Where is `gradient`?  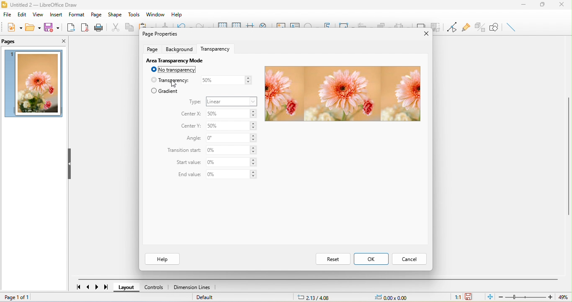
gradient is located at coordinates (165, 91).